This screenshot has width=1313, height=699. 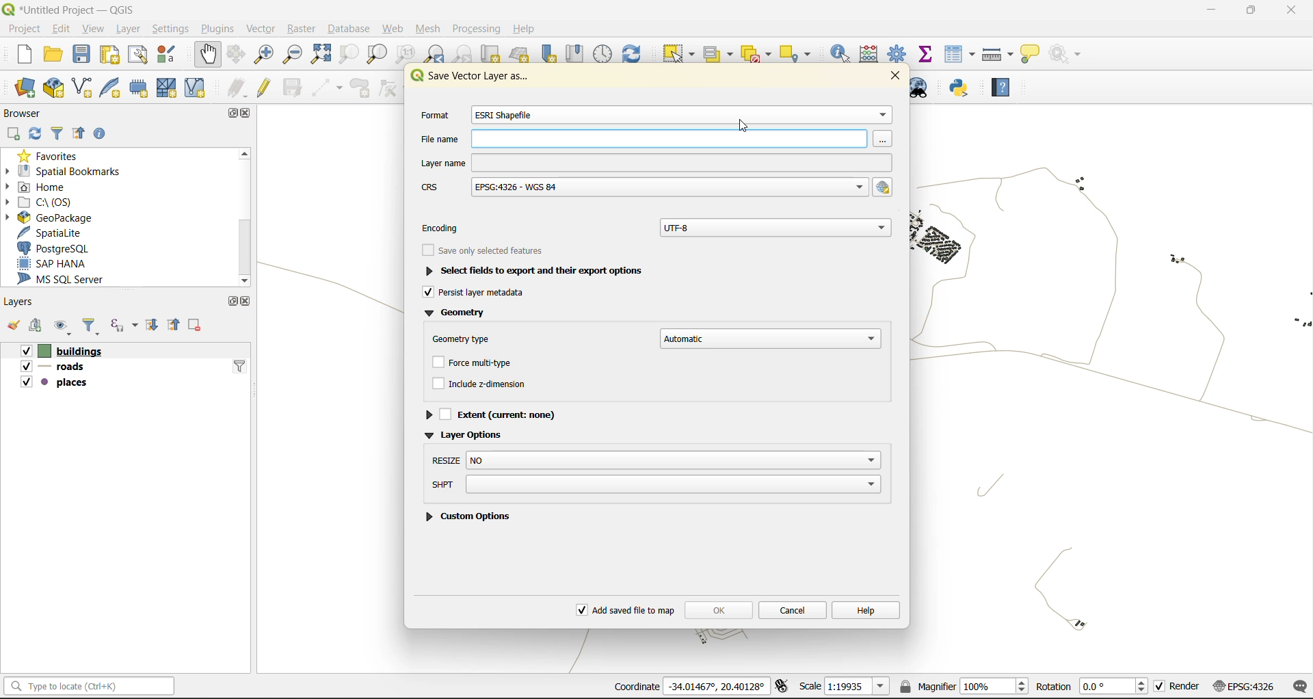 I want to click on save edits, so click(x=292, y=86).